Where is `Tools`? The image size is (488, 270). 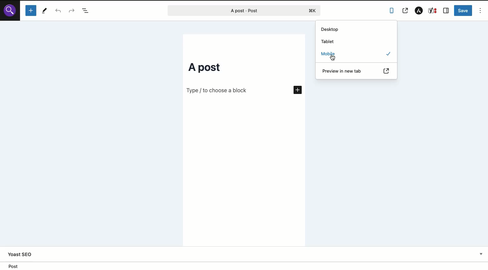
Tools is located at coordinates (44, 11).